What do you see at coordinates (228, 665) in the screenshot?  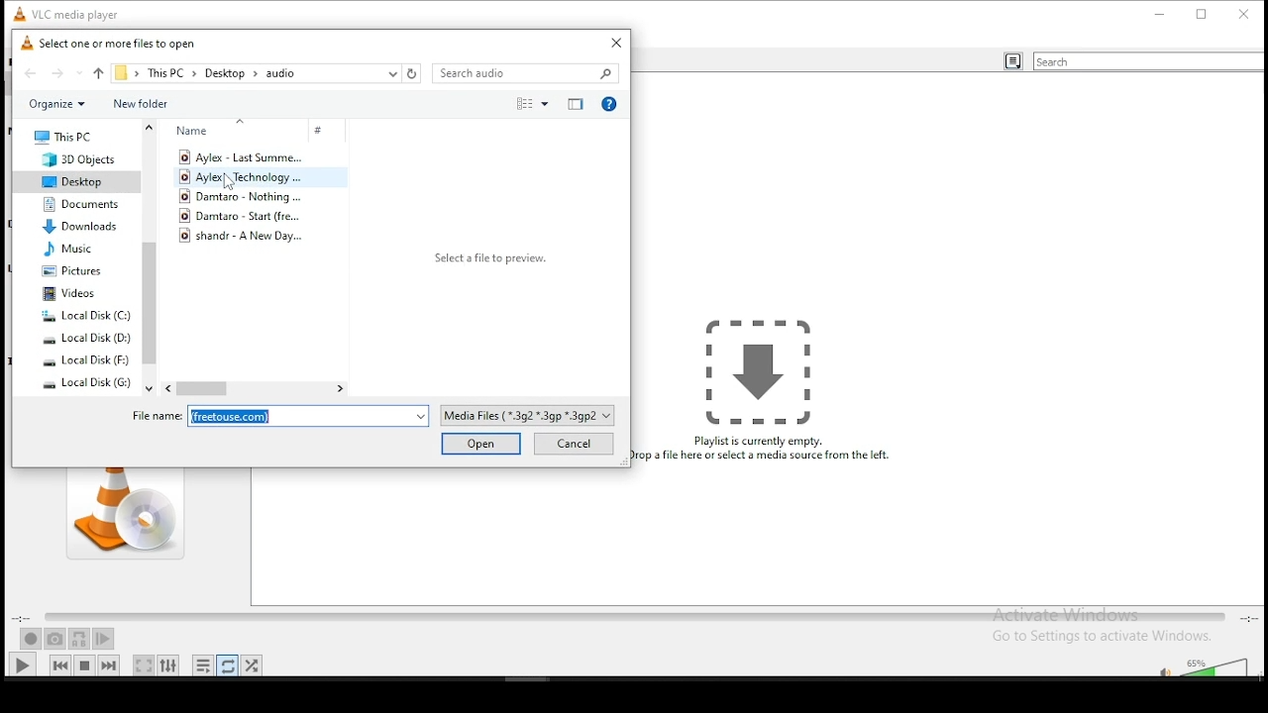 I see `click to toggle between loop al, loop one, and no loop` at bounding box center [228, 665].